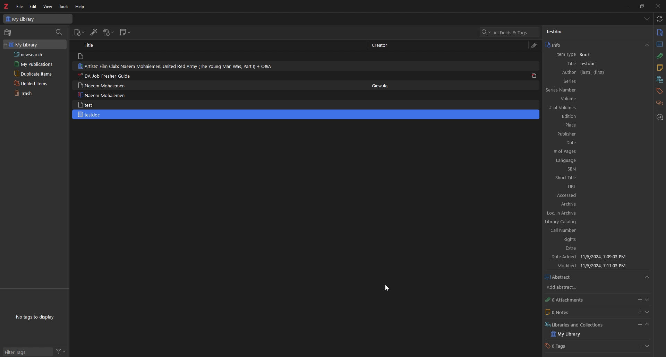  Describe the element at coordinates (102, 85) in the screenshot. I see `Naeem Mohaiemen` at that location.